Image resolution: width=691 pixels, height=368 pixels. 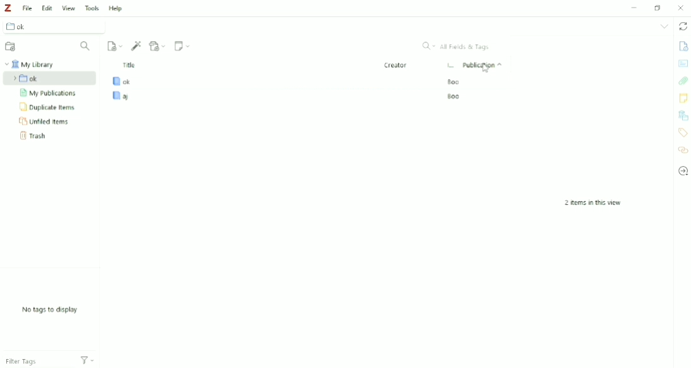 What do you see at coordinates (115, 46) in the screenshot?
I see `New Item` at bounding box center [115, 46].